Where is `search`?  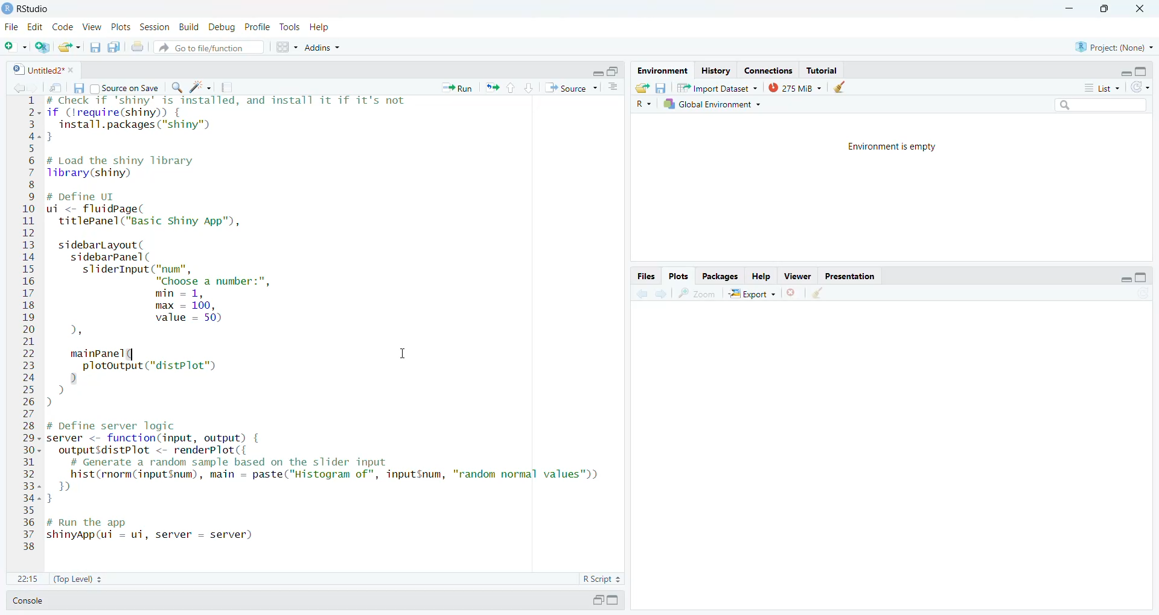 search is located at coordinates (176, 88).